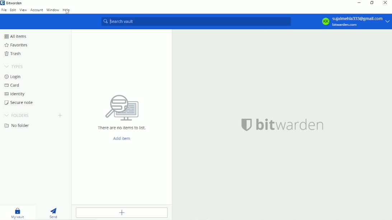 The width and height of the screenshot is (392, 220). I want to click on Identity, so click(15, 94).